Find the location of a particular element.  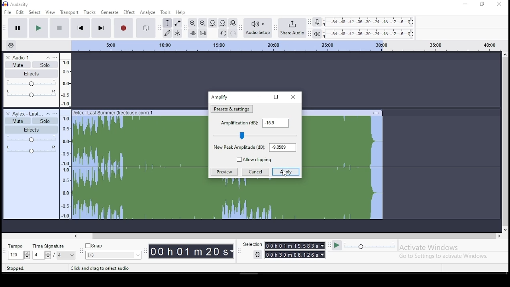

delete track is located at coordinates (8, 57).